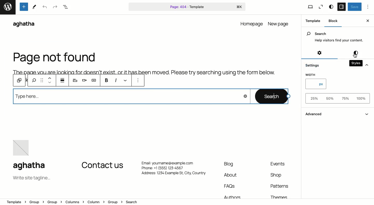 The image size is (374, 205). Describe the element at coordinates (320, 54) in the screenshot. I see `Settings` at that location.